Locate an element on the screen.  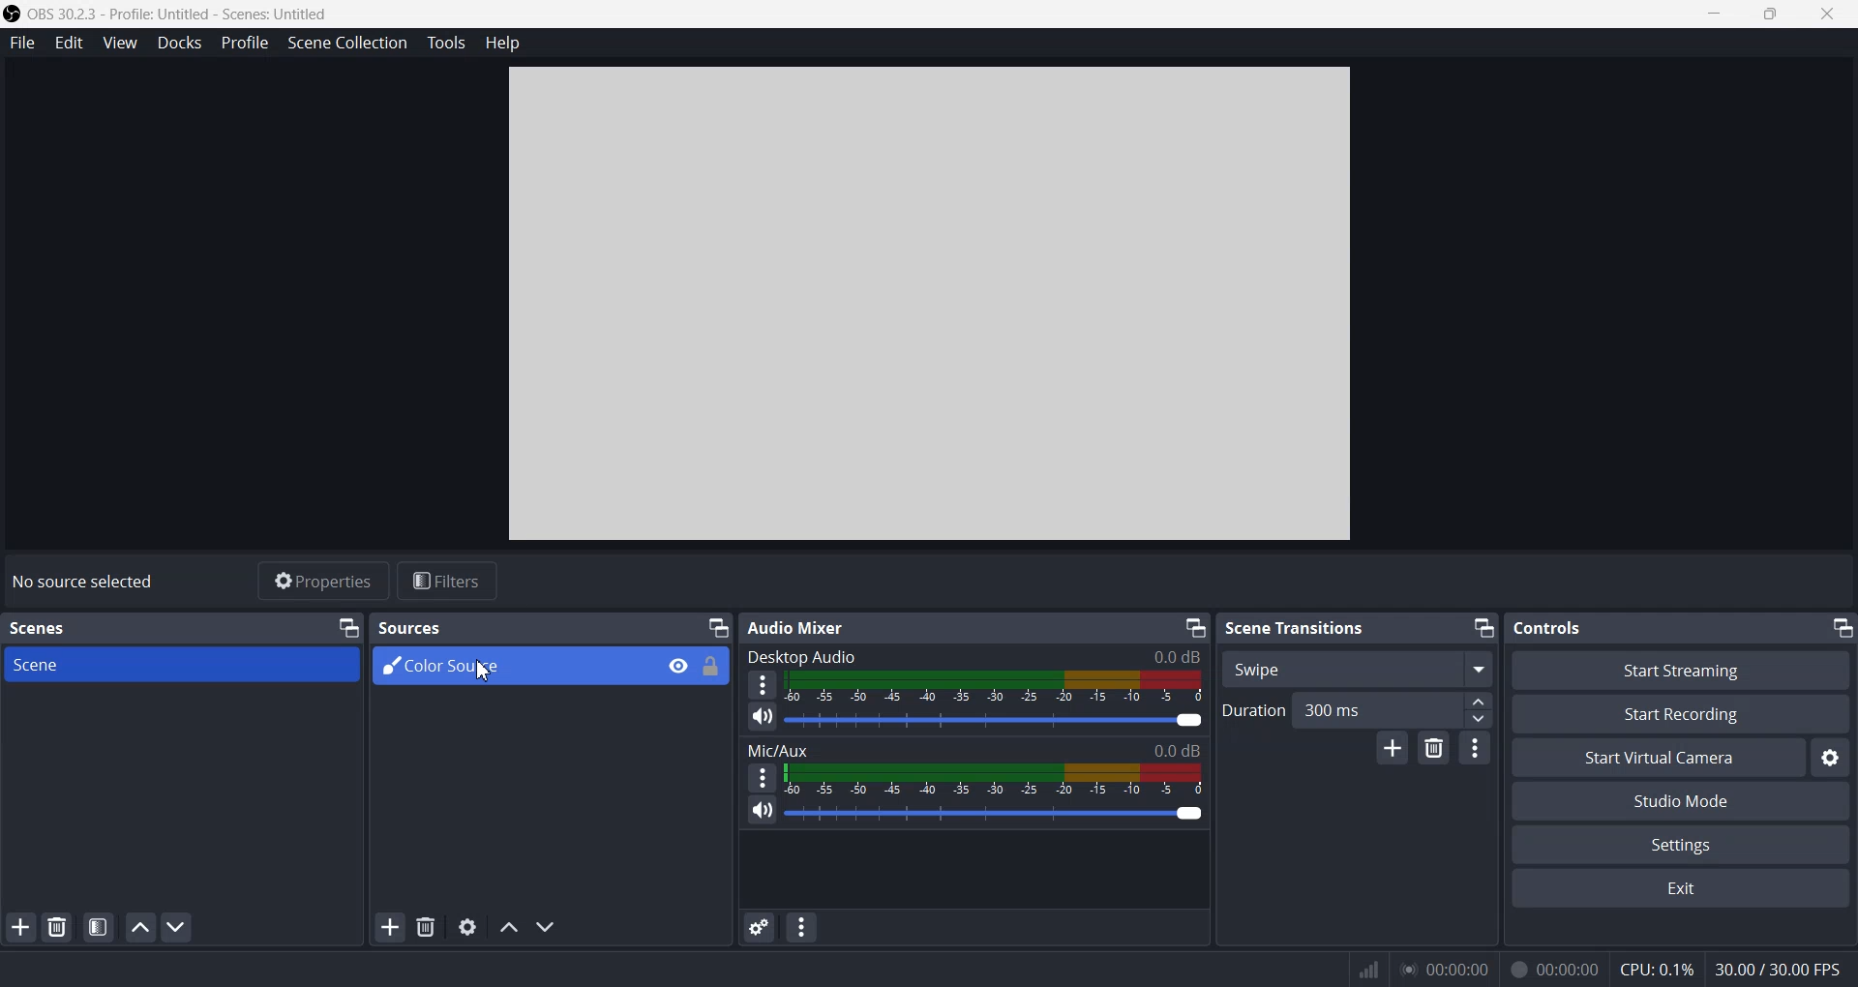
Properties is located at coordinates (322, 582).